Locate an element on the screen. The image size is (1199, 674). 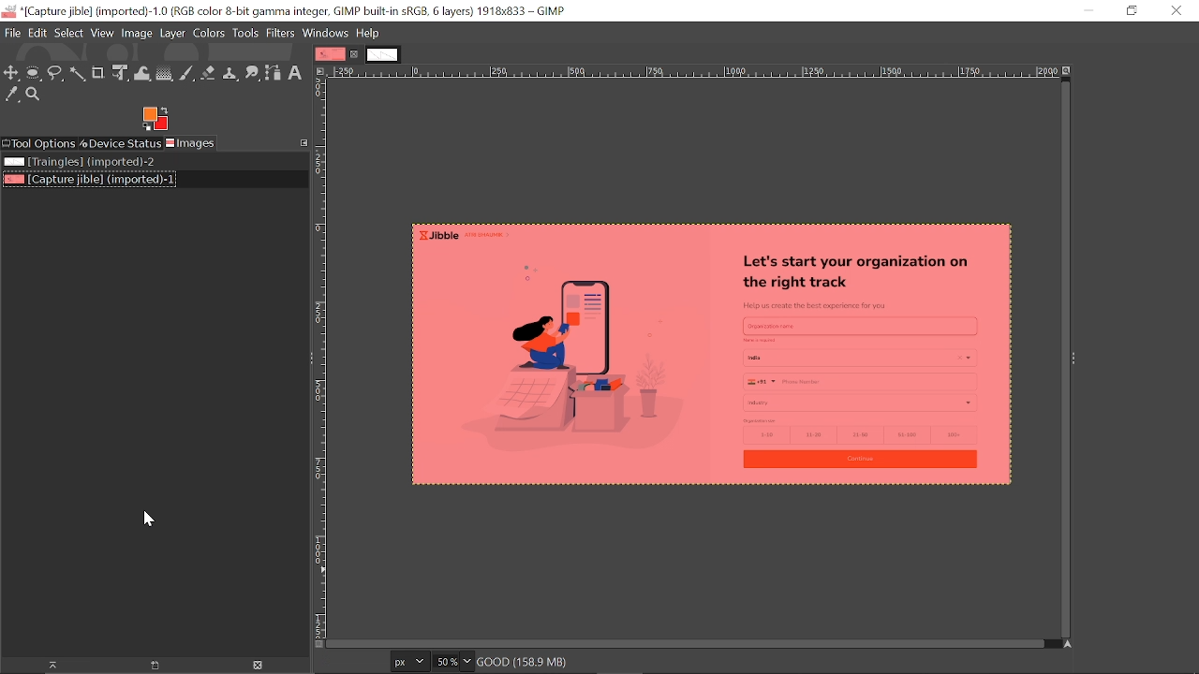
Other tab is located at coordinates (382, 55).